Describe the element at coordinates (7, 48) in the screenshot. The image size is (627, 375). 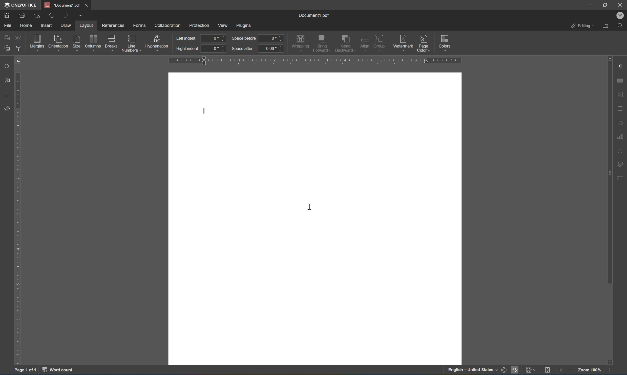
I see `paste` at that location.